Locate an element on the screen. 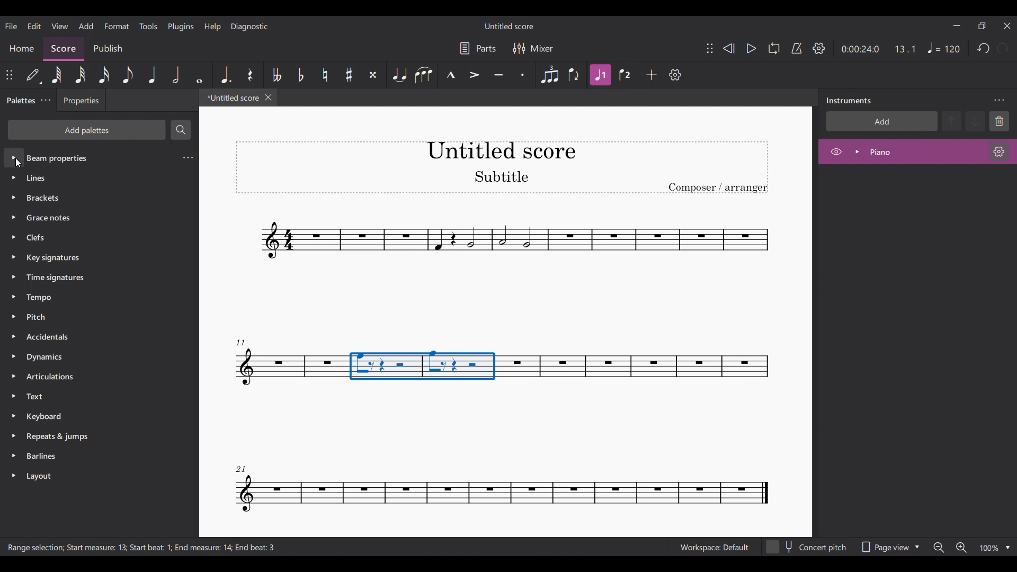  Expand highlighted by cursor is located at coordinates (14, 158).